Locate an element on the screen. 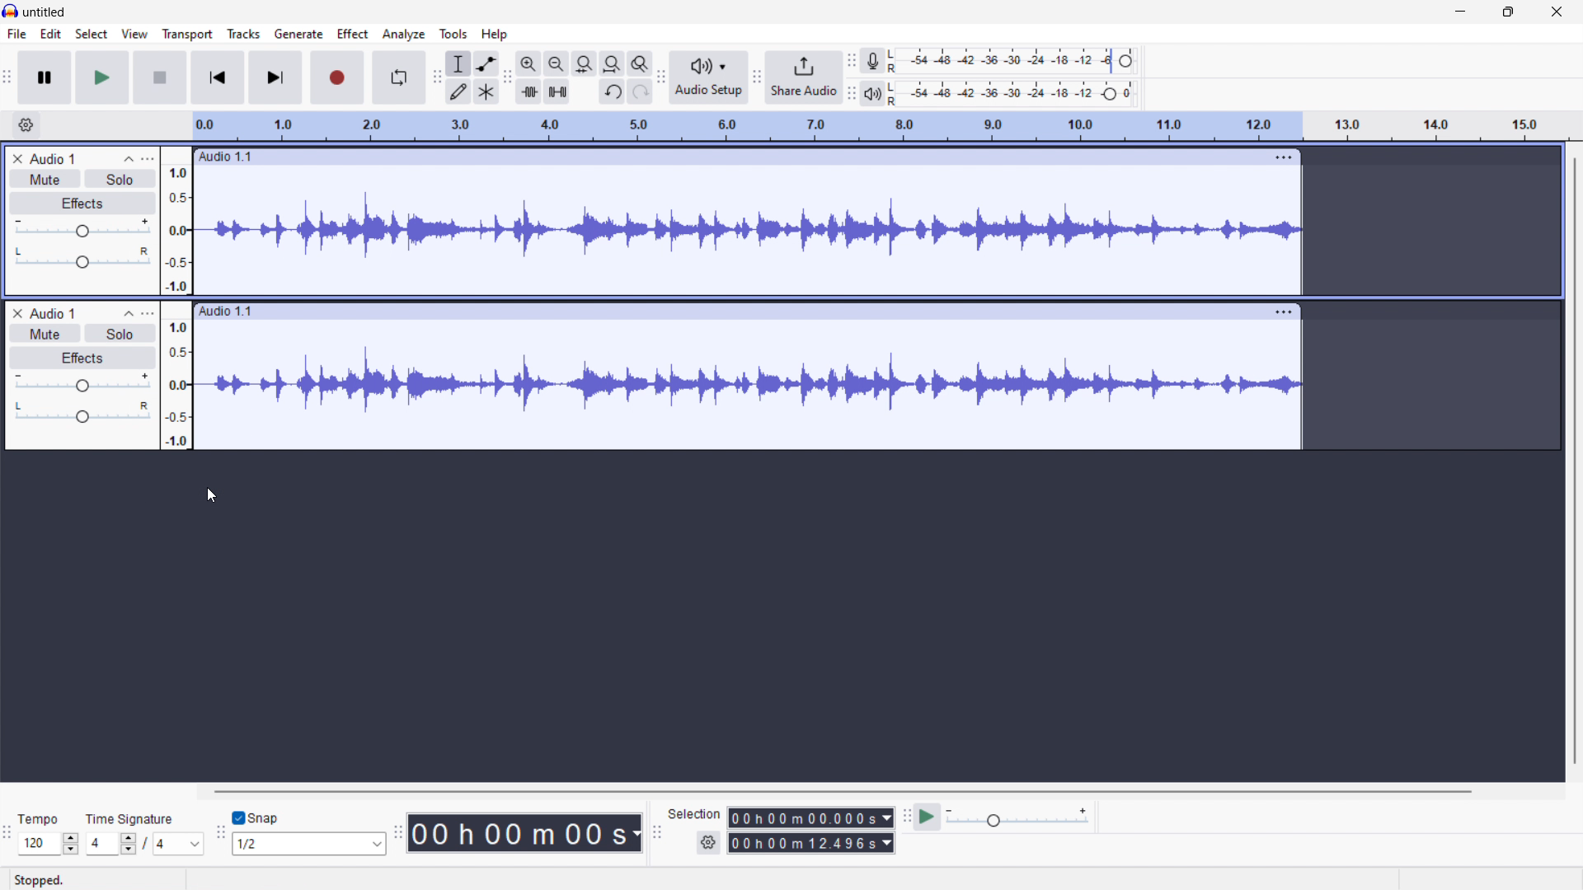 The height and width of the screenshot is (890, 1583). audio setup toolbar is located at coordinates (661, 77).